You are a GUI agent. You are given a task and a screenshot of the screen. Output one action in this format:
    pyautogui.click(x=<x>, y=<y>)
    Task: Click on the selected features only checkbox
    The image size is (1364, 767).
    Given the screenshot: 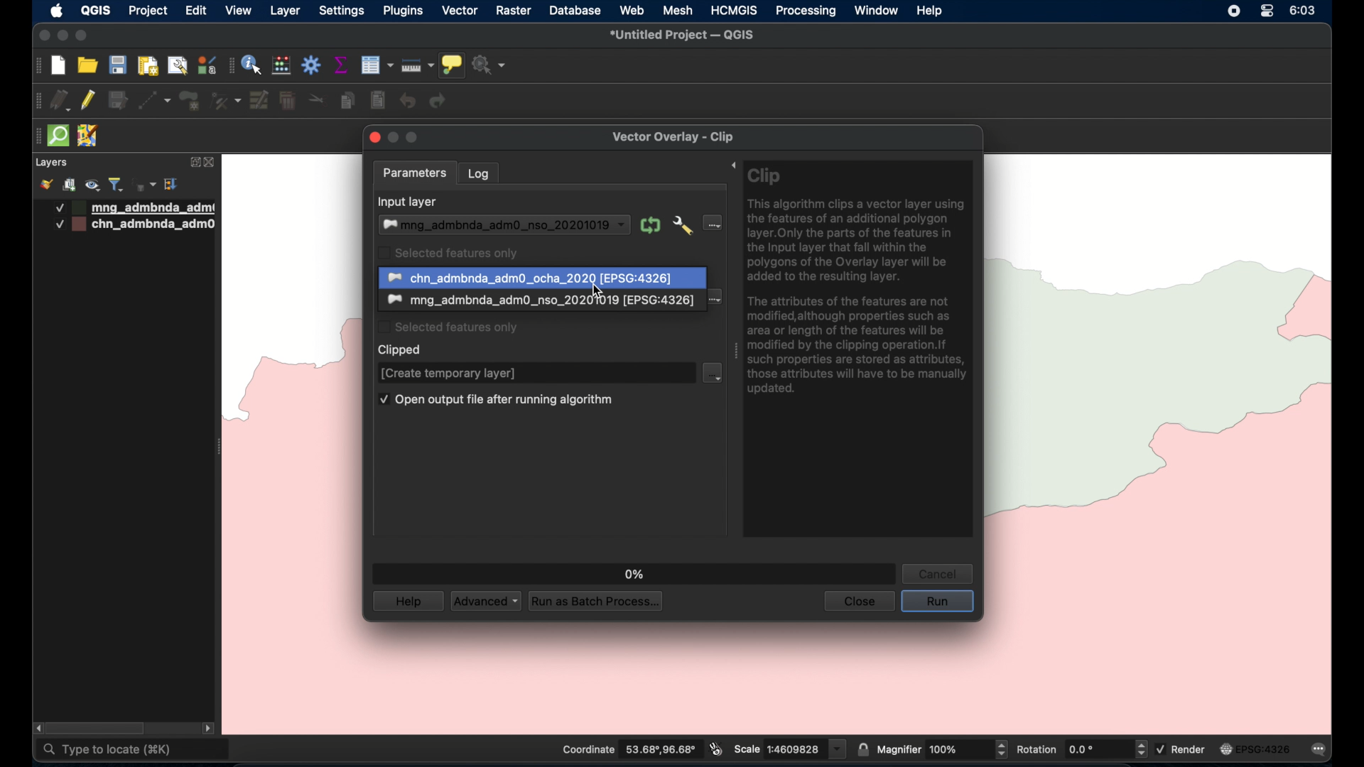 What is the action you would take?
    pyautogui.click(x=448, y=252)
    